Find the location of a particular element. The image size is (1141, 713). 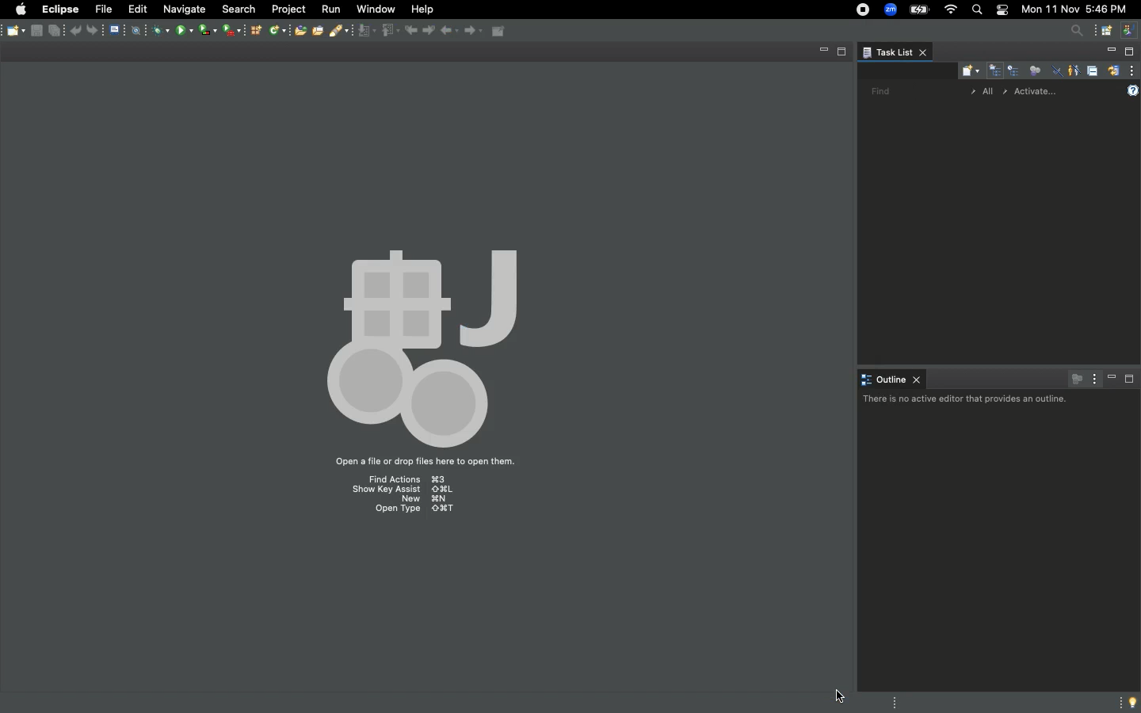

Hide completed tasks is located at coordinates (1054, 71).